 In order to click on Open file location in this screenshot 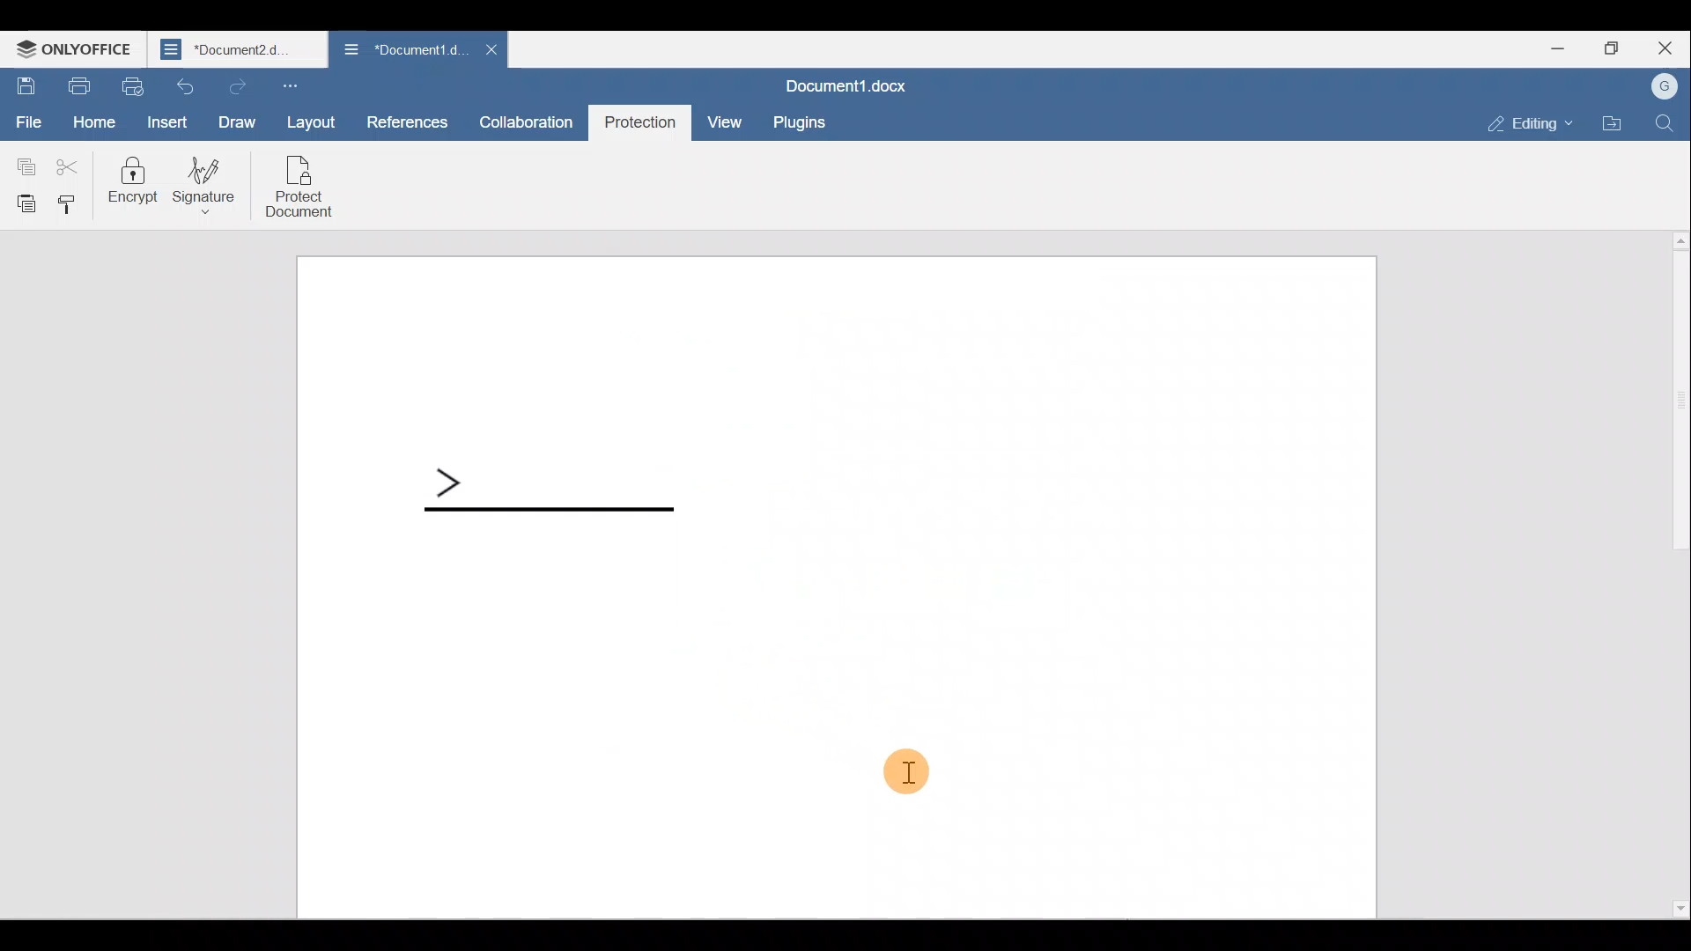, I will do `click(1616, 122)`.